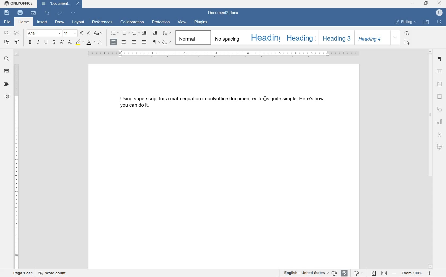  Describe the element at coordinates (380, 273) in the screenshot. I see `fit to page or fit to width` at that location.